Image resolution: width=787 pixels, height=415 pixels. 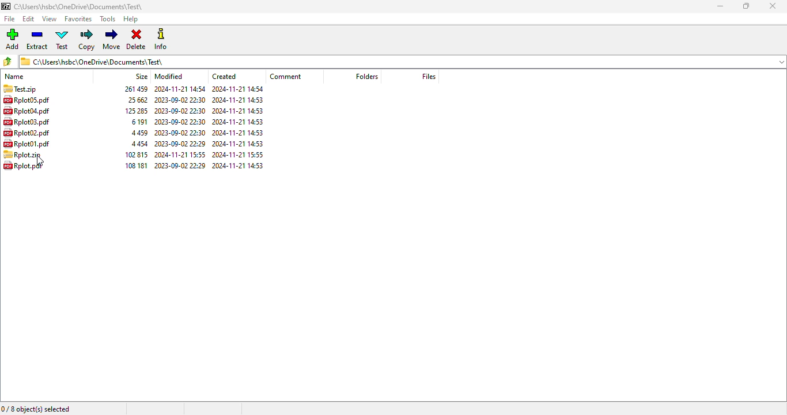 I want to click on Rplot01.pdf, so click(x=26, y=144).